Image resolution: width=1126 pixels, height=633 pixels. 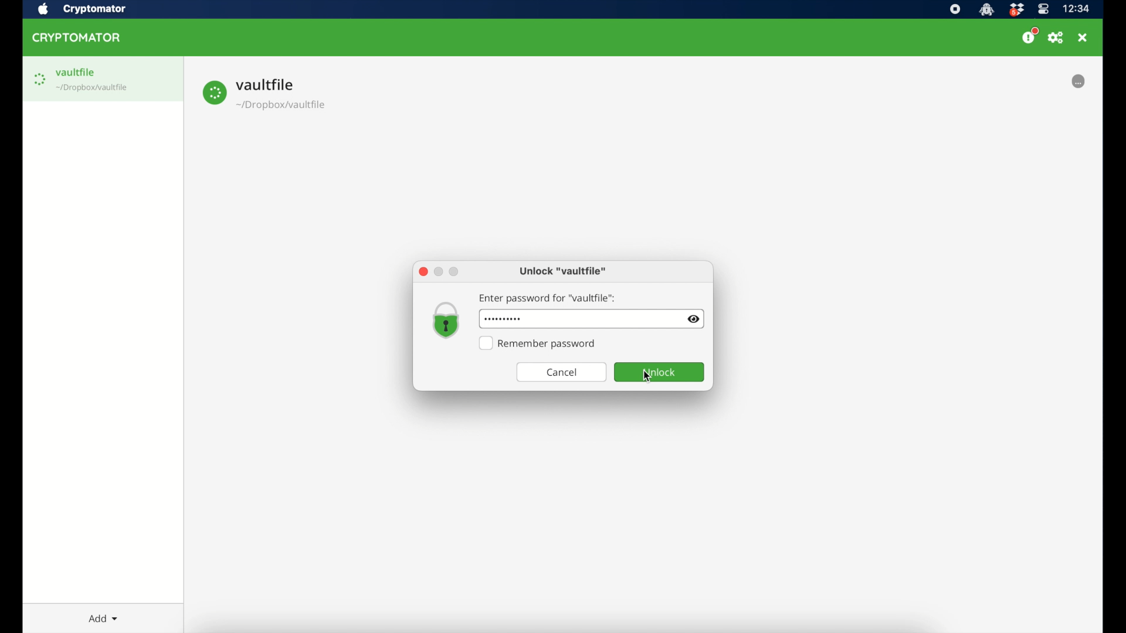 I want to click on unlock, so click(x=659, y=373).